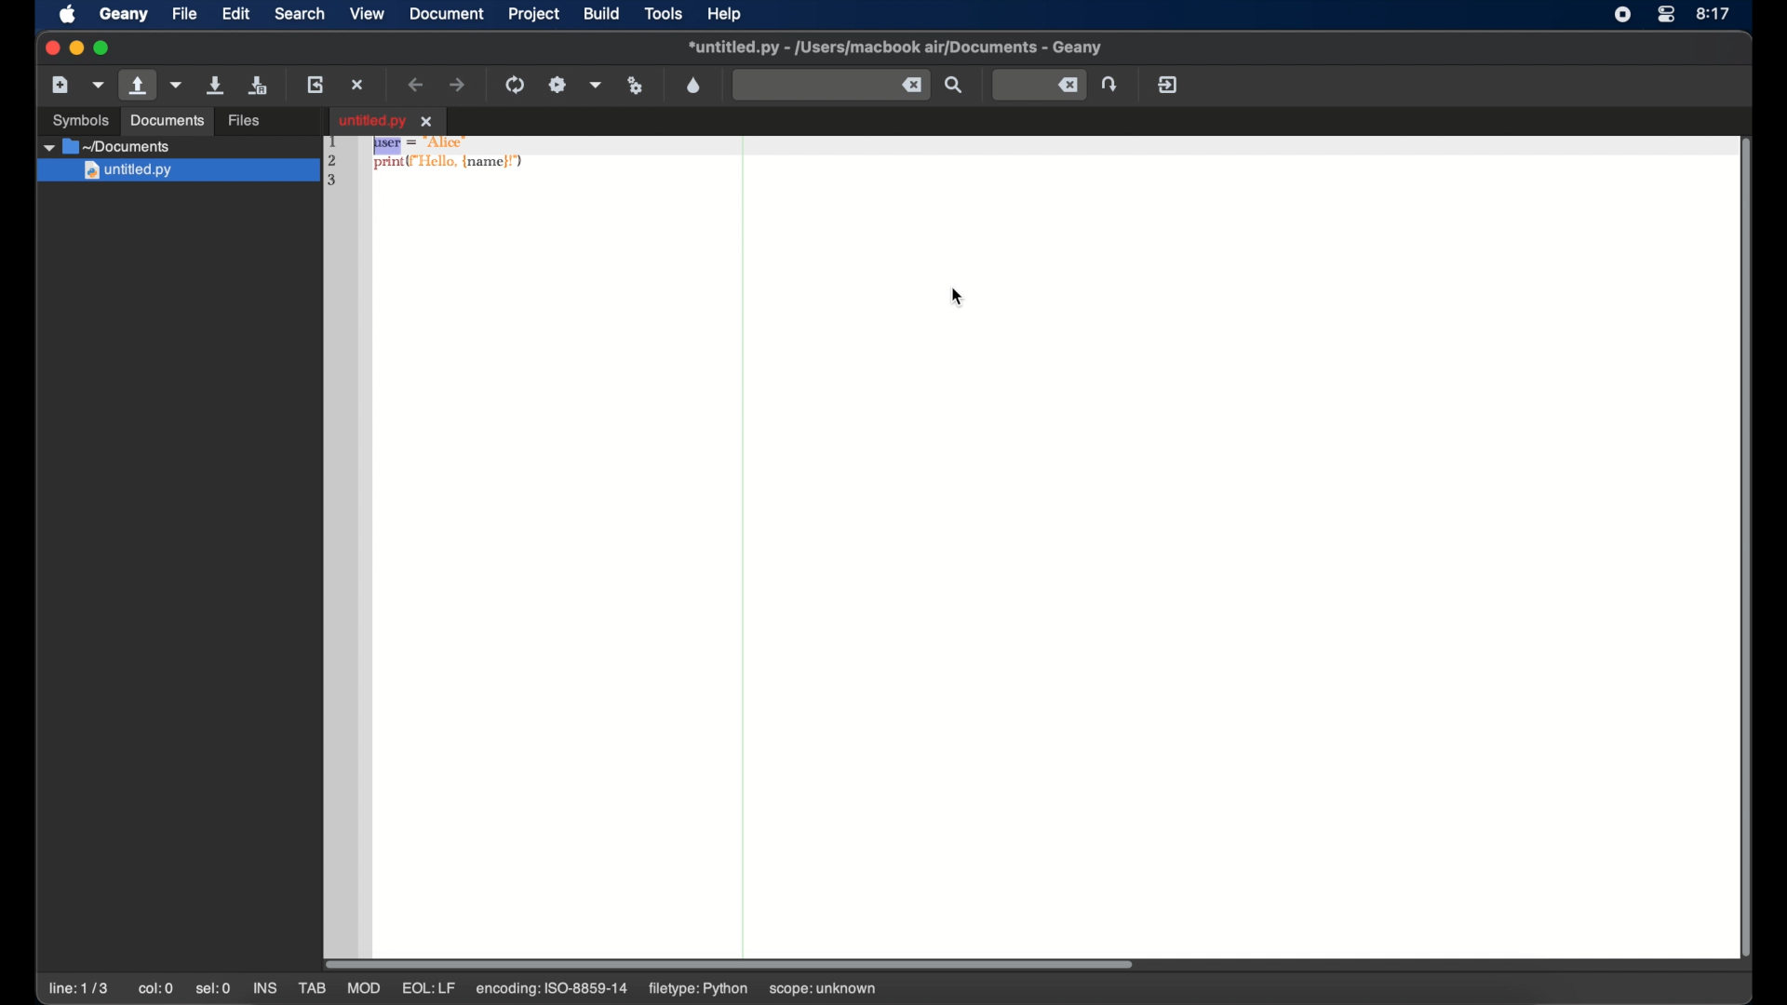  I want to click on line: 1/3, so click(78, 988).